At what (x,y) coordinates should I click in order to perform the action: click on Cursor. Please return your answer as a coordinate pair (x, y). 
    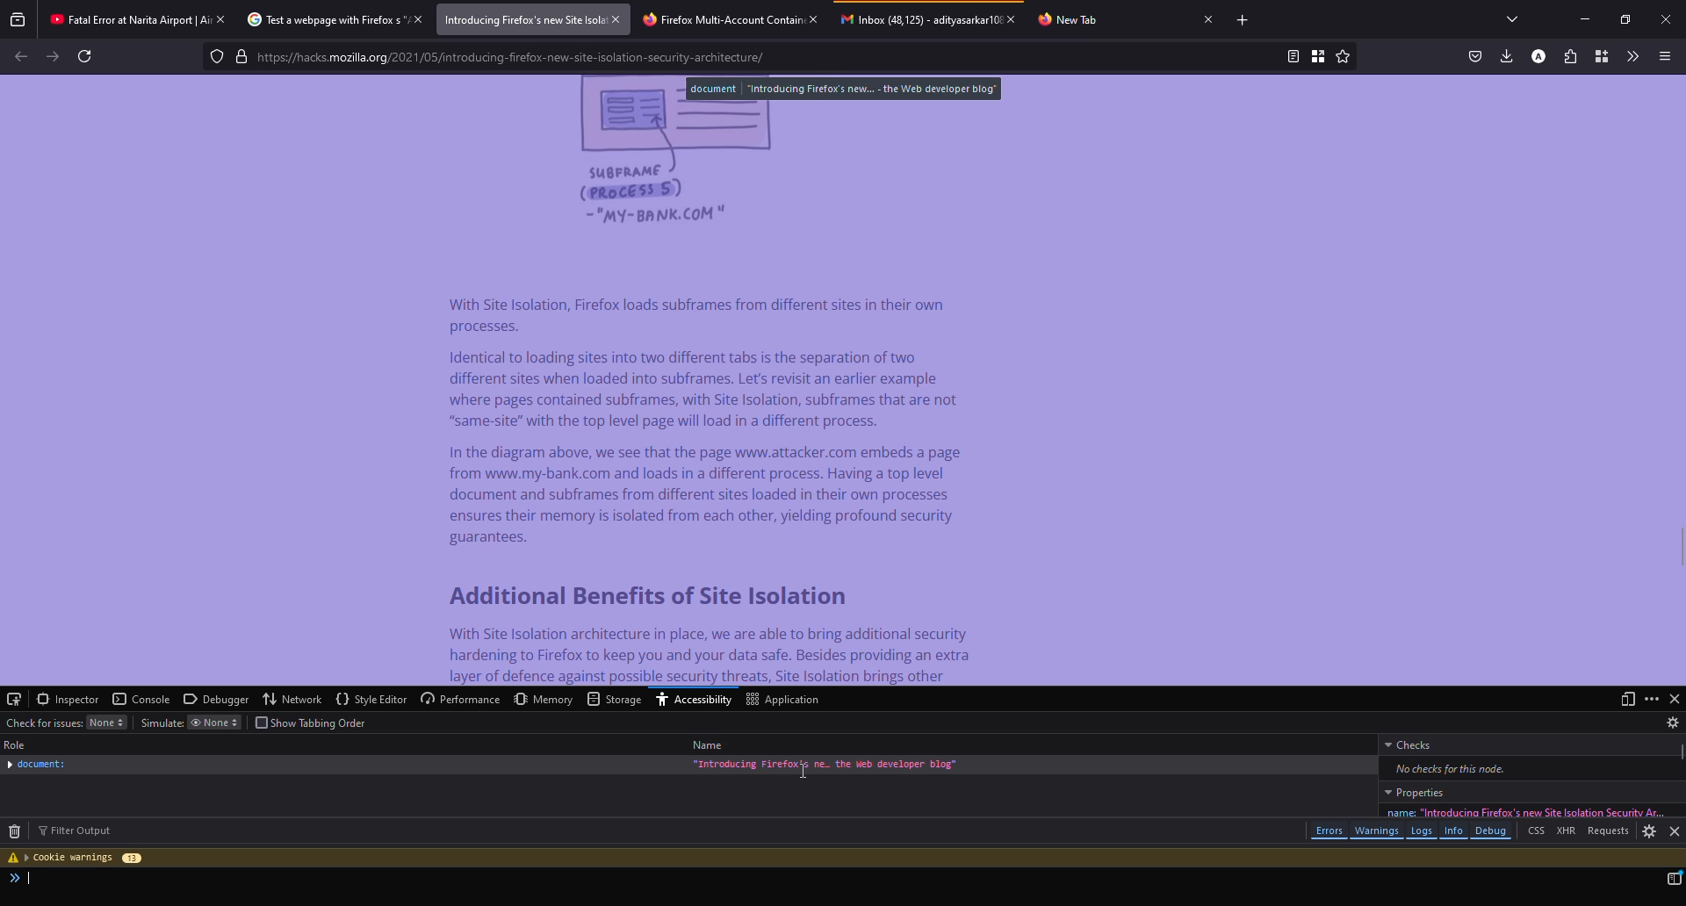
    Looking at the image, I should click on (803, 771).